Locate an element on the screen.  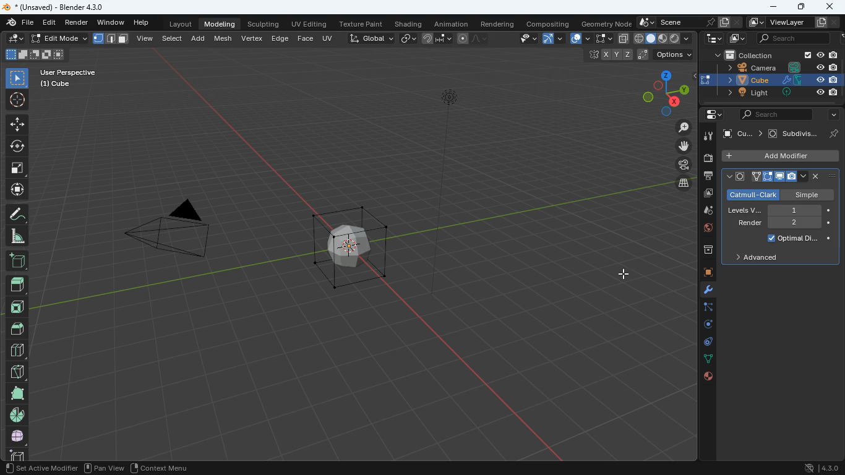
search is located at coordinates (771, 116).